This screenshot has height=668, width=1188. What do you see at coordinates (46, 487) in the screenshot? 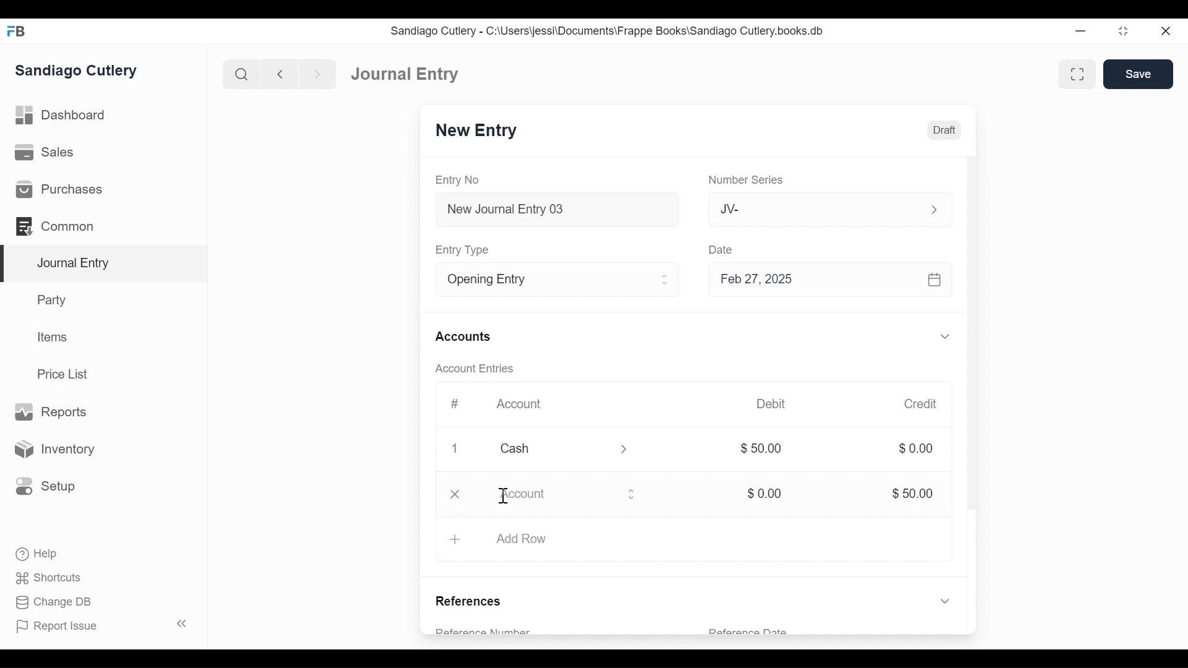
I see `Setup` at bounding box center [46, 487].